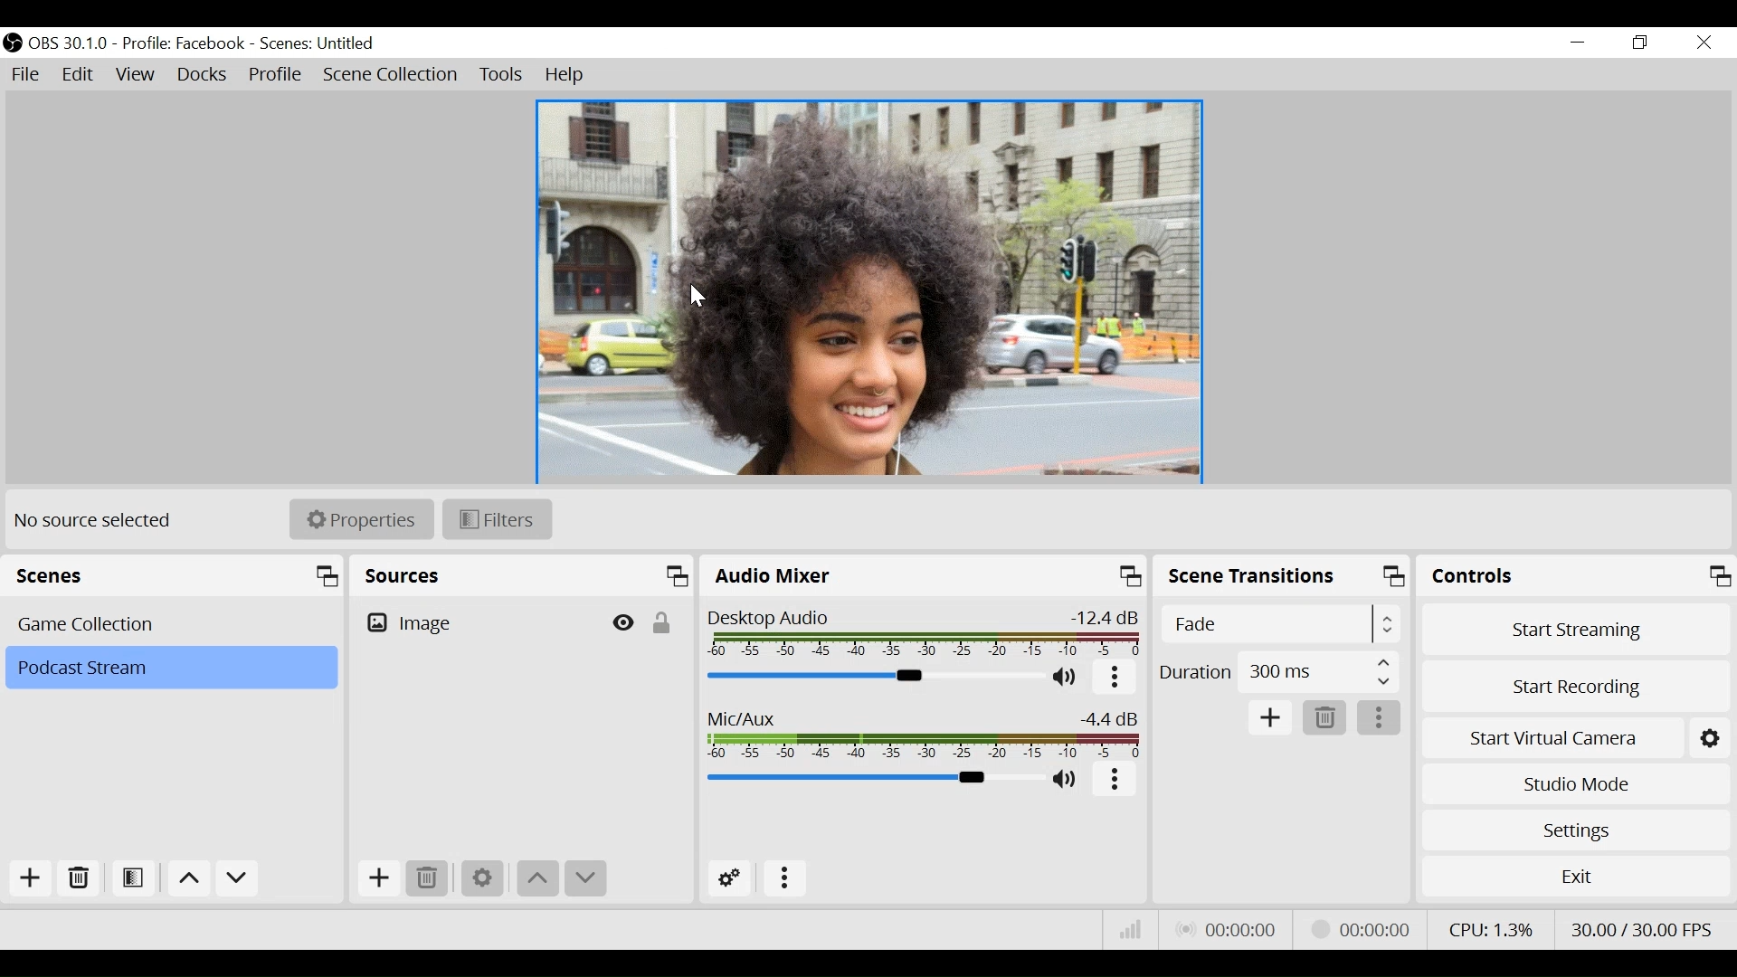 The width and height of the screenshot is (1737, 977). What do you see at coordinates (875, 677) in the screenshot?
I see `Audio Mixer Slider` at bounding box center [875, 677].